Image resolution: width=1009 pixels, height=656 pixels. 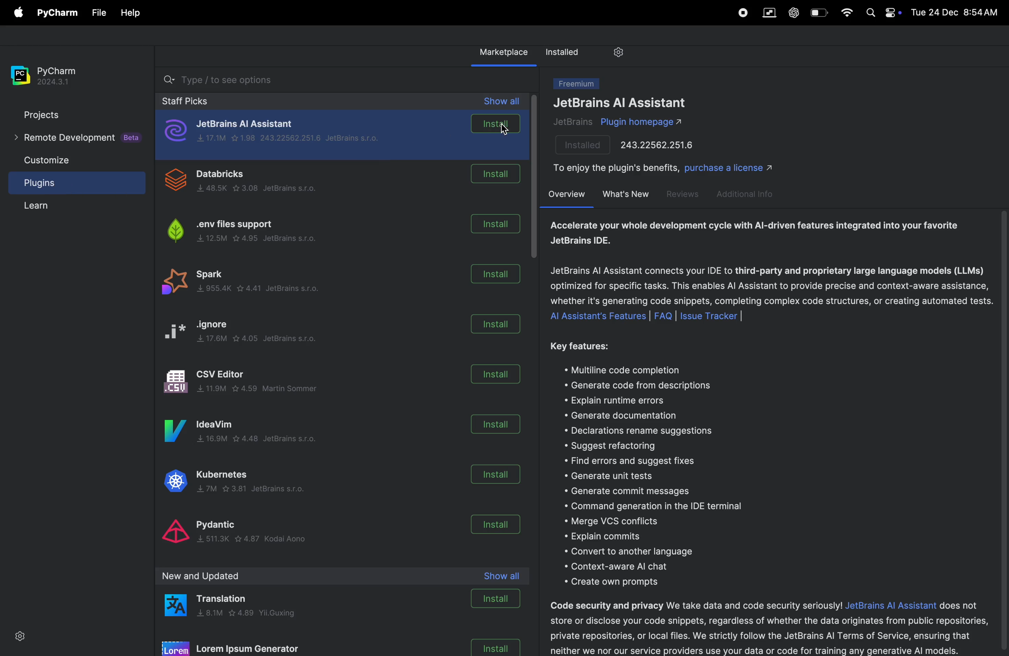 What do you see at coordinates (577, 83) in the screenshot?
I see `freemium` at bounding box center [577, 83].